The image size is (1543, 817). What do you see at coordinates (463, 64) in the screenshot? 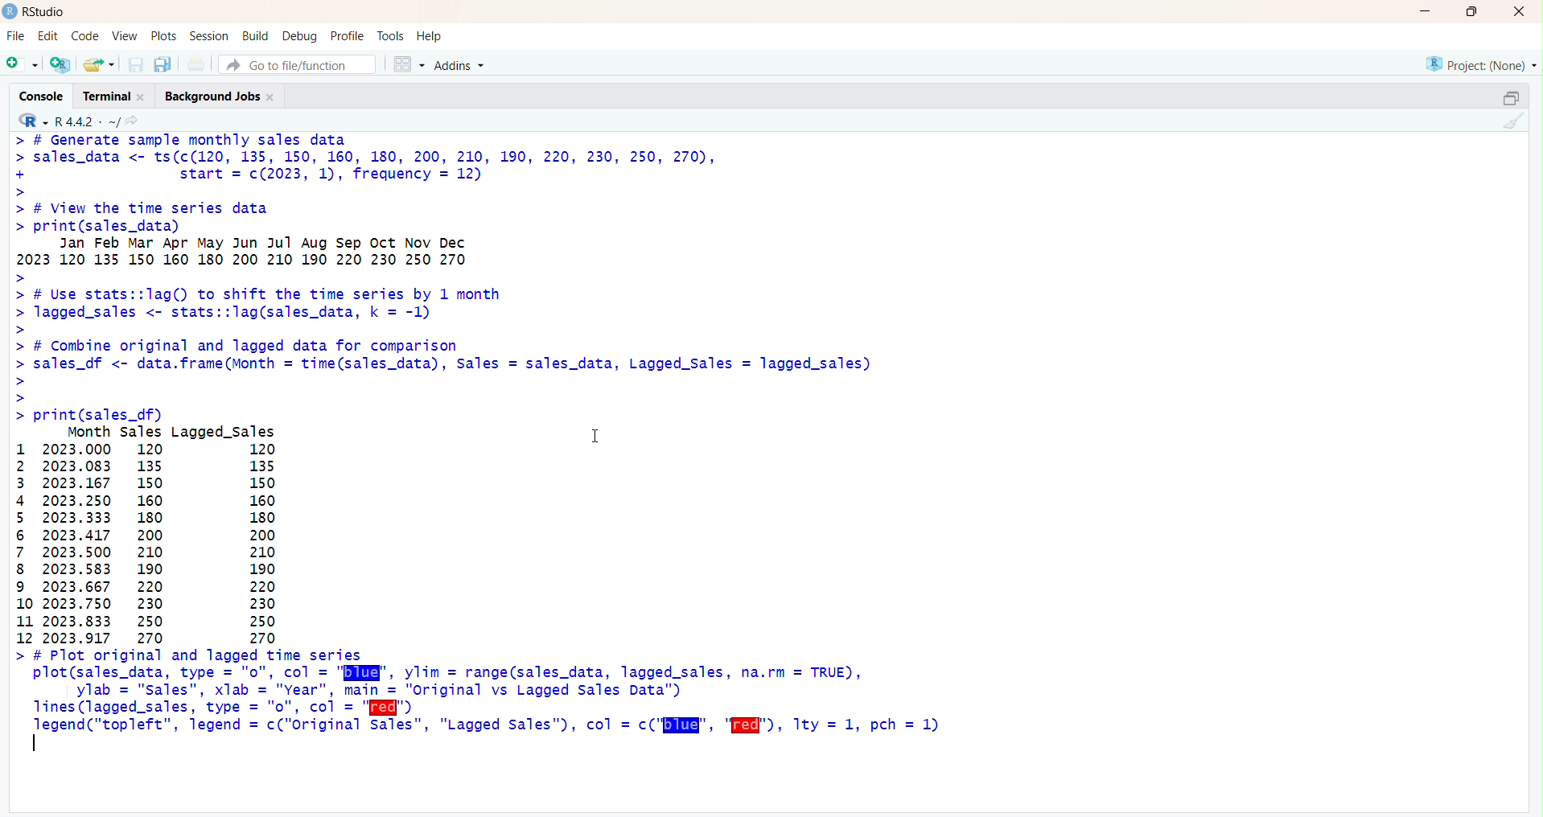
I see `addins` at bounding box center [463, 64].